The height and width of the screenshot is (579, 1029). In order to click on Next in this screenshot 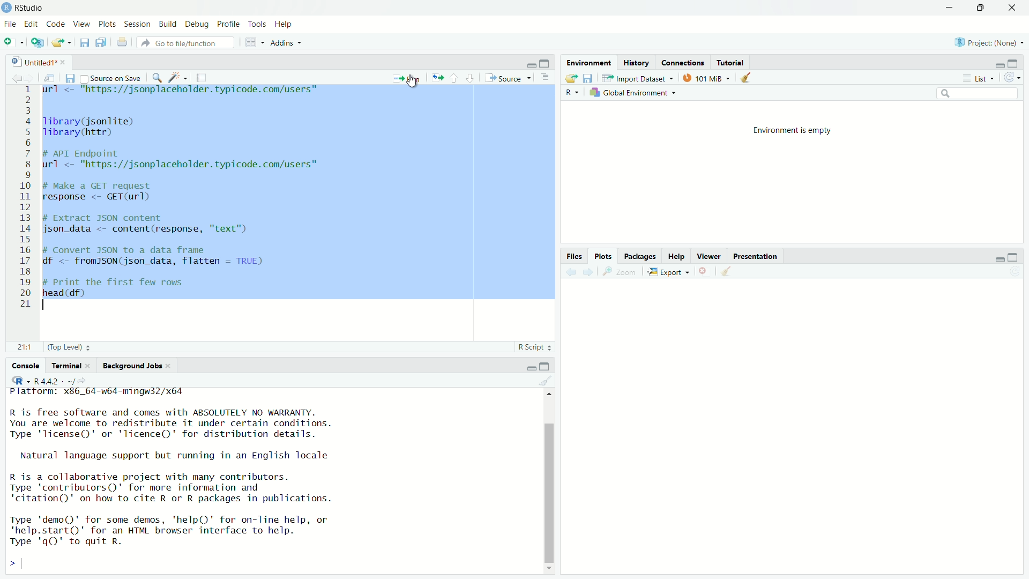, I will do `click(30, 79)`.